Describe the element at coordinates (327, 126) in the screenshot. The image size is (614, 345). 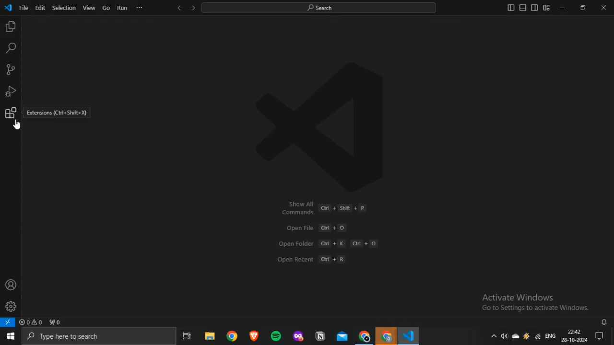
I see `VScode logo` at that location.